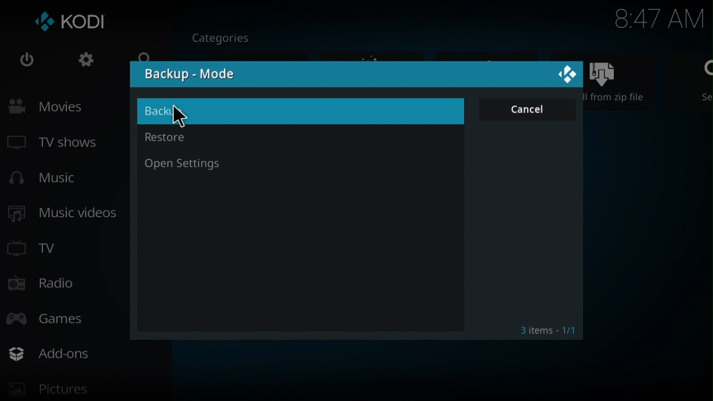 The width and height of the screenshot is (713, 401). What do you see at coordinates (64, 144) in the screenshot?
I see `TV shows` at bounding box center [64, 144].